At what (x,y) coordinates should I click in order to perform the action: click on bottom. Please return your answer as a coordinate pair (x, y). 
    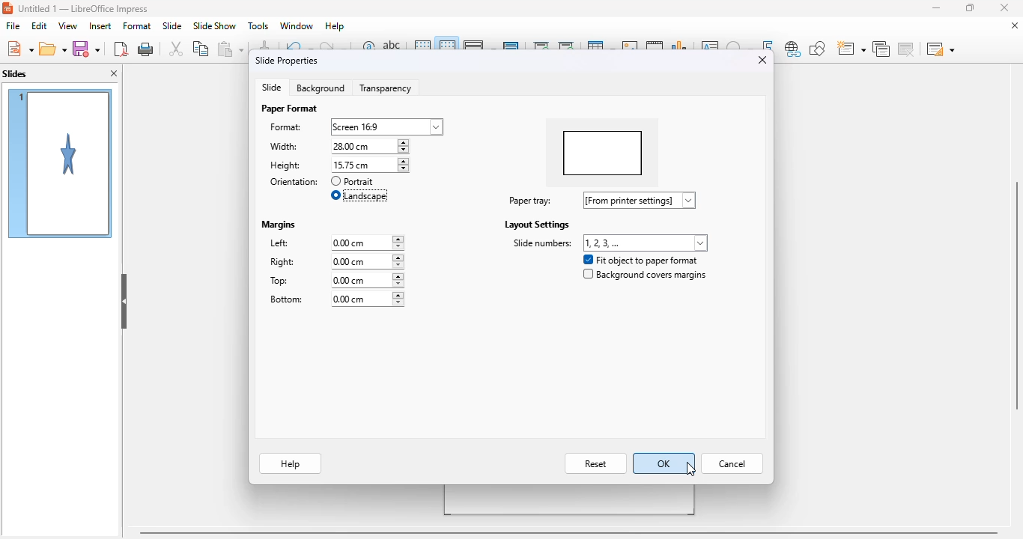
    Looking at the image, I should click on (285, 300).